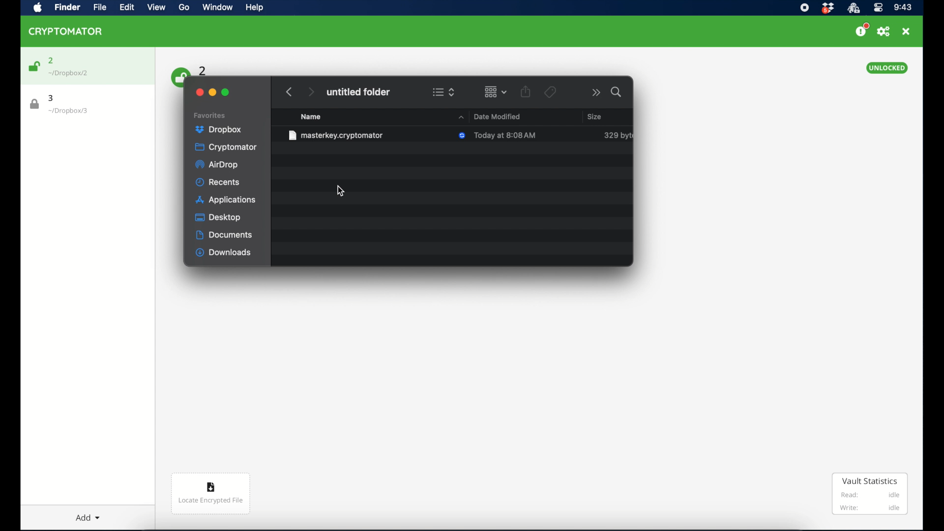 This screenshot has width=944, height=531. I want to click on applications, so click(226, 201).